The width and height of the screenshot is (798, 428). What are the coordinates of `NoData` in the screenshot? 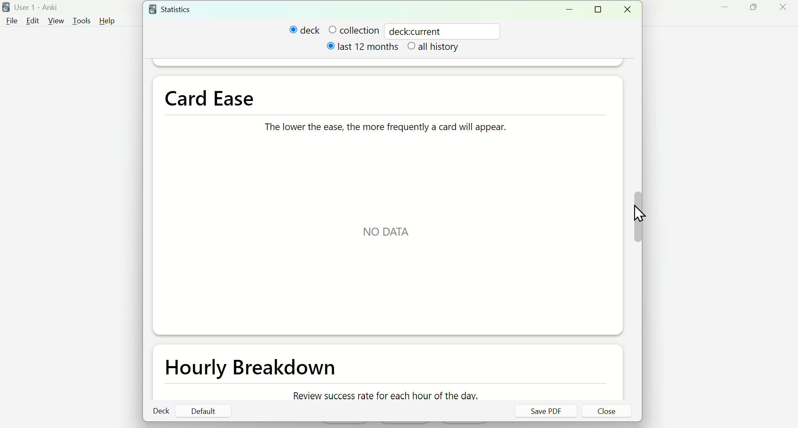 It's located at (389, 232).